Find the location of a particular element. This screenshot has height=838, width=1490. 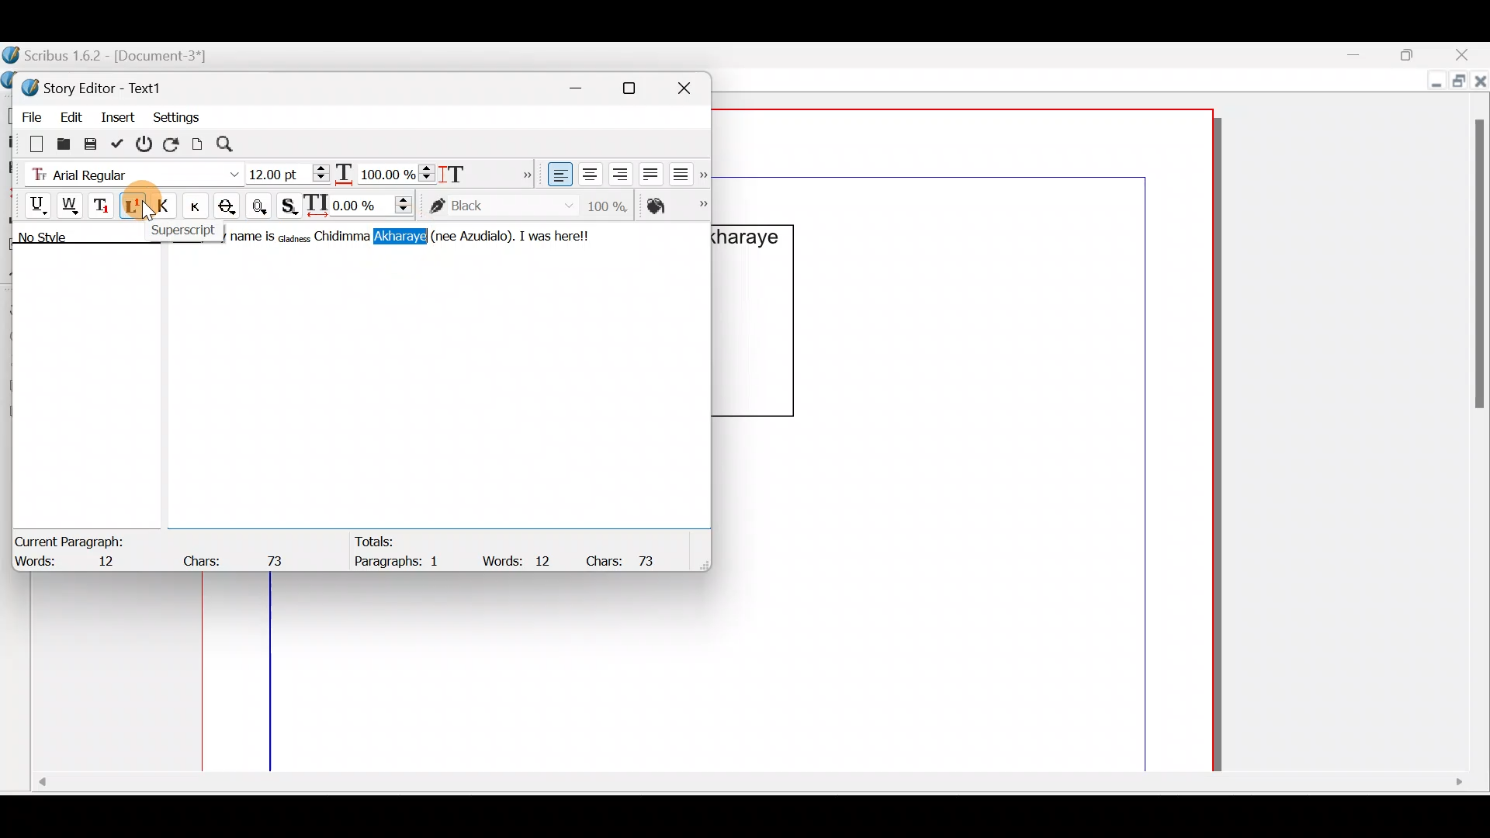

Saturation of color of text stroke is located at coordinates (613, 203).